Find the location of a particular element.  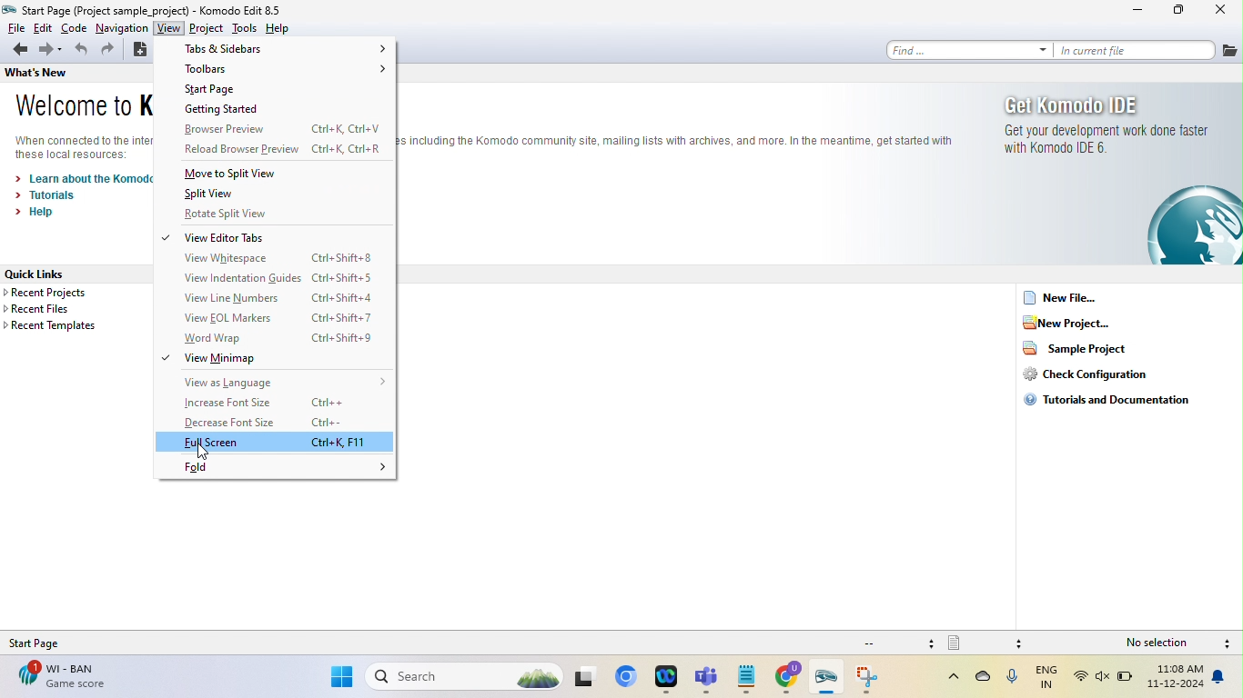

apps on taskbar is located at coordinates (589, 677).